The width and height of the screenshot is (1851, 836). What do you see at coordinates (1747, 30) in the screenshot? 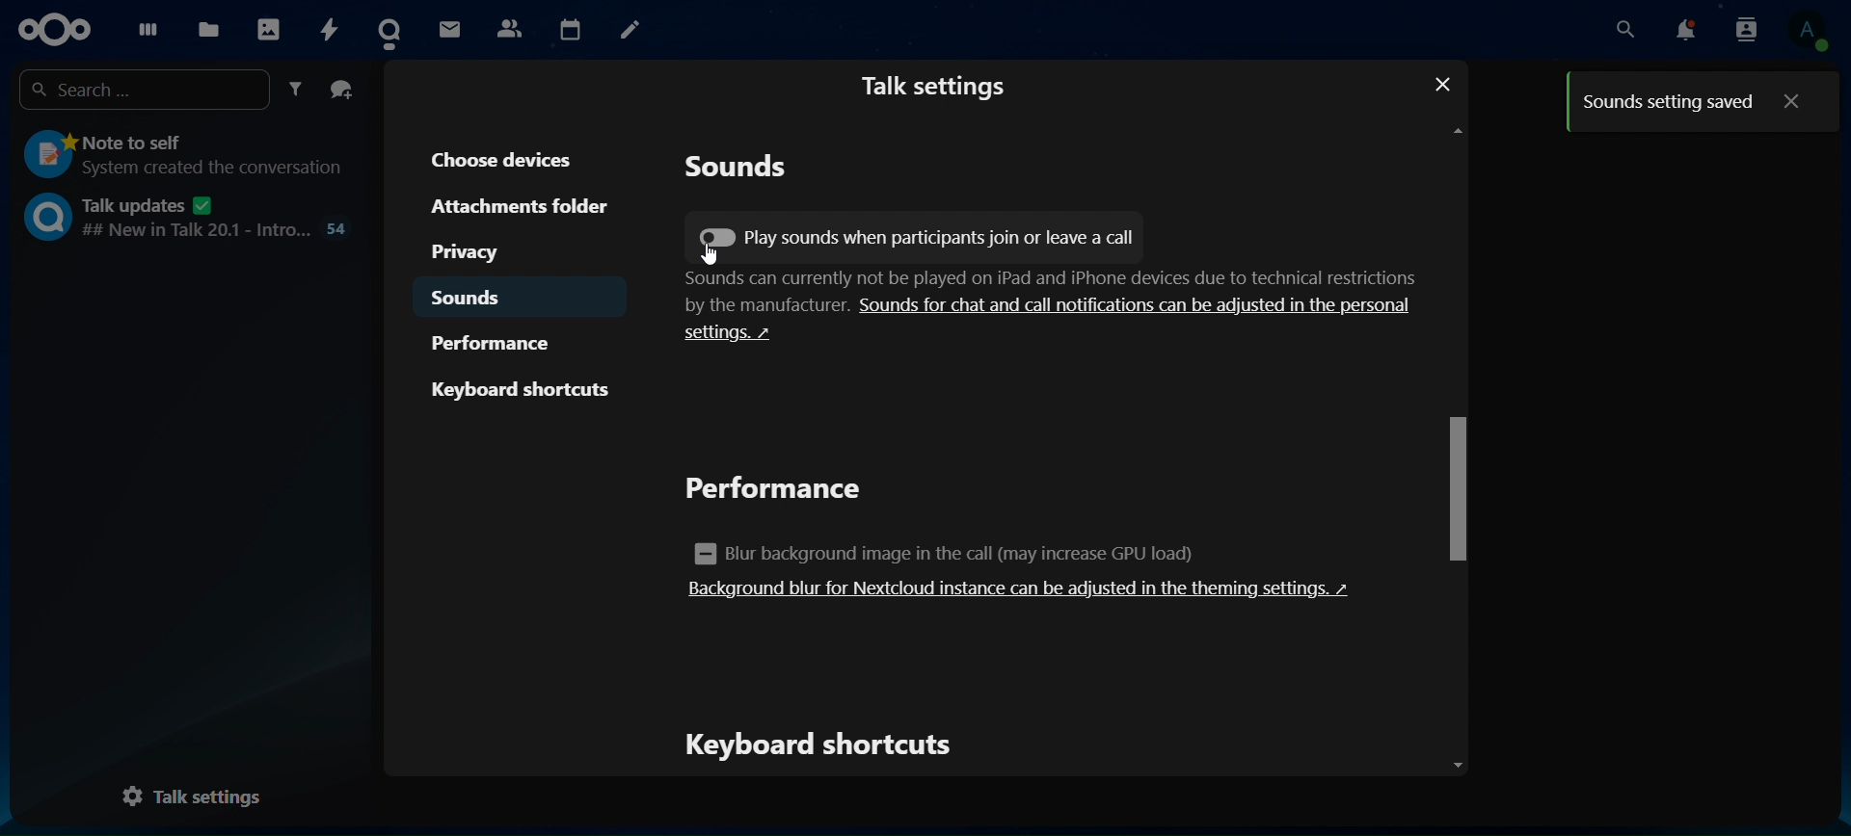
I see `search contact` at bounding box center [1747, 30].